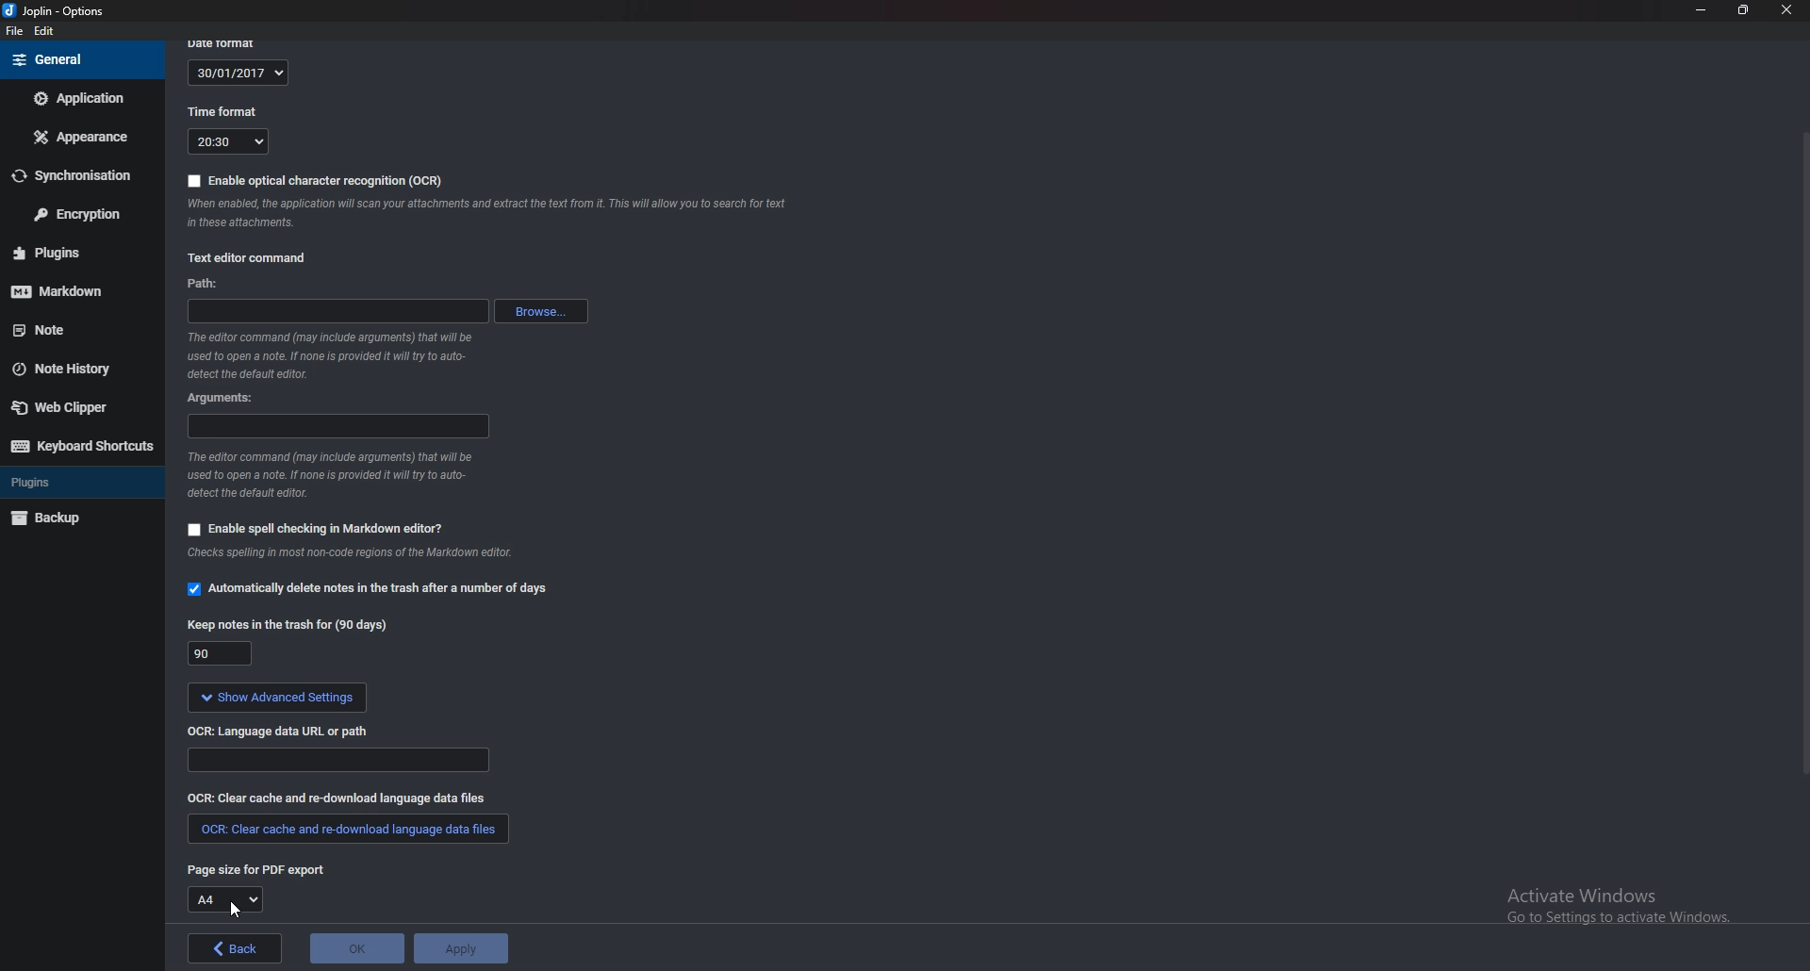  What do you see at coordinates (81, 98) in the screenshot?
I see `Application` at bounding box center [81, 98].